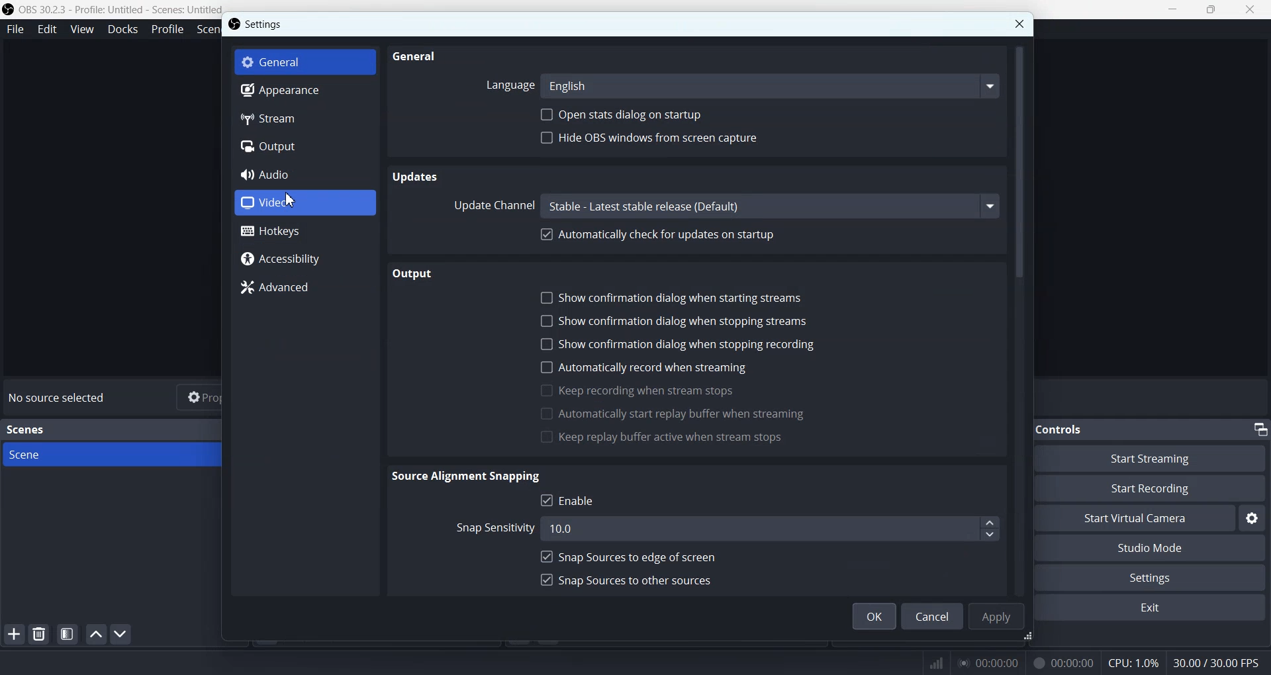  What do you see at coordinates (1161, 457) in the screenshot?
I see `Start Streaming` at bounding box center [1161, 457].